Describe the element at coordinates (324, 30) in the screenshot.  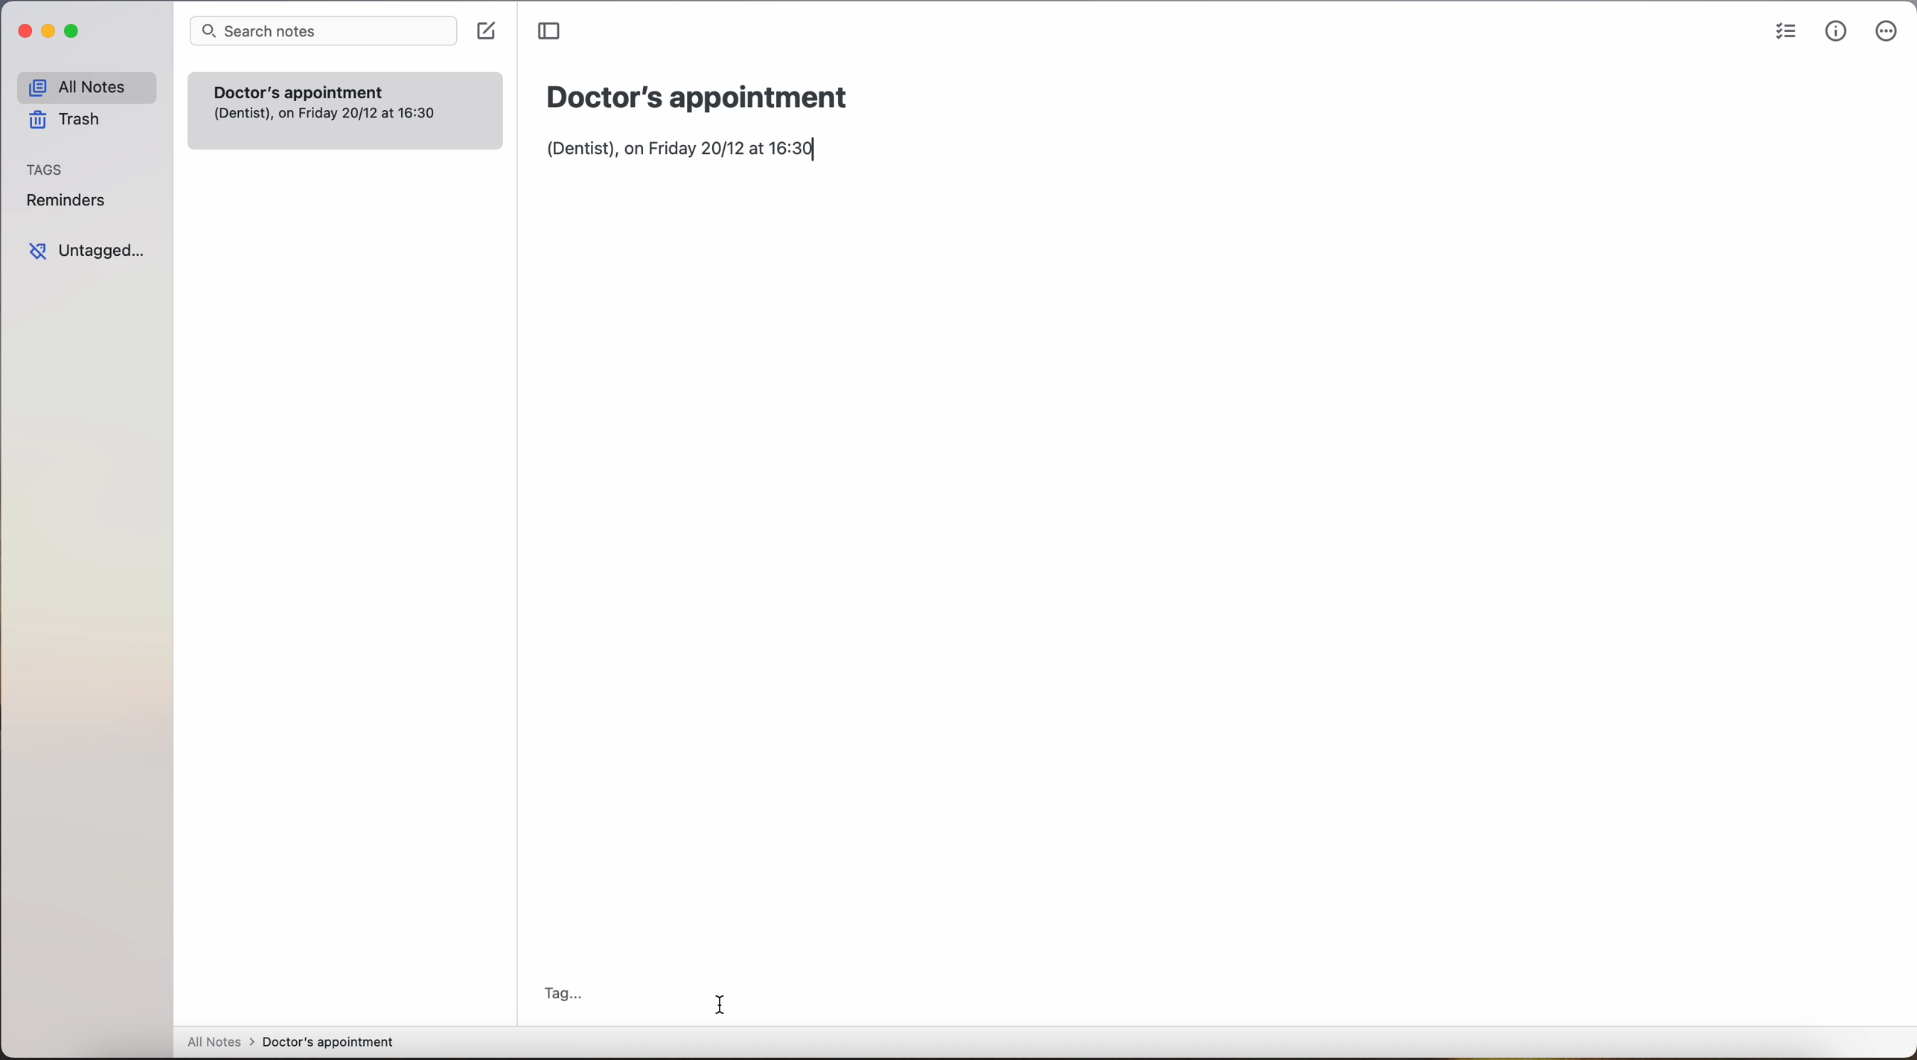
I see `search bar` at that location.